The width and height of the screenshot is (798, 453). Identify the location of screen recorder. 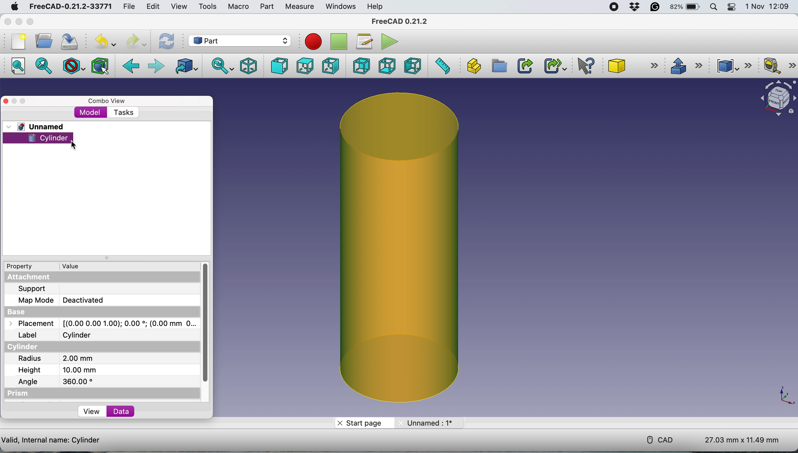
(615, 8).